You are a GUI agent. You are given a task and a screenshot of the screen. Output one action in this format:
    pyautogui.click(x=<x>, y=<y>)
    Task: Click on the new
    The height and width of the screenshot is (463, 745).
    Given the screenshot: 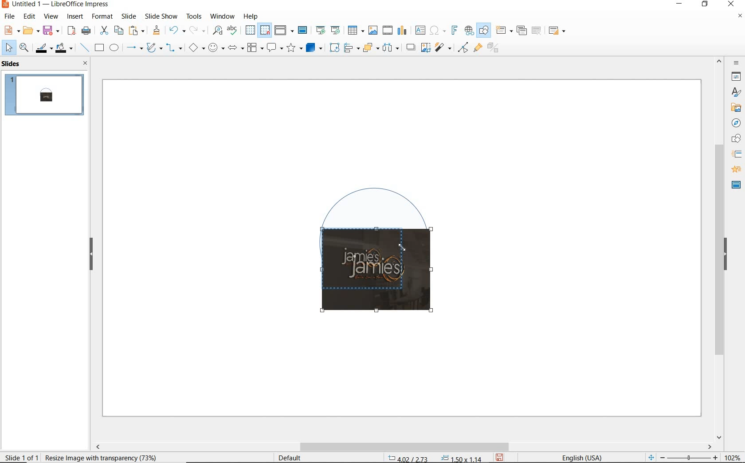 What is the action you would take?
    pyautogui.click(x=11, y=30)
    